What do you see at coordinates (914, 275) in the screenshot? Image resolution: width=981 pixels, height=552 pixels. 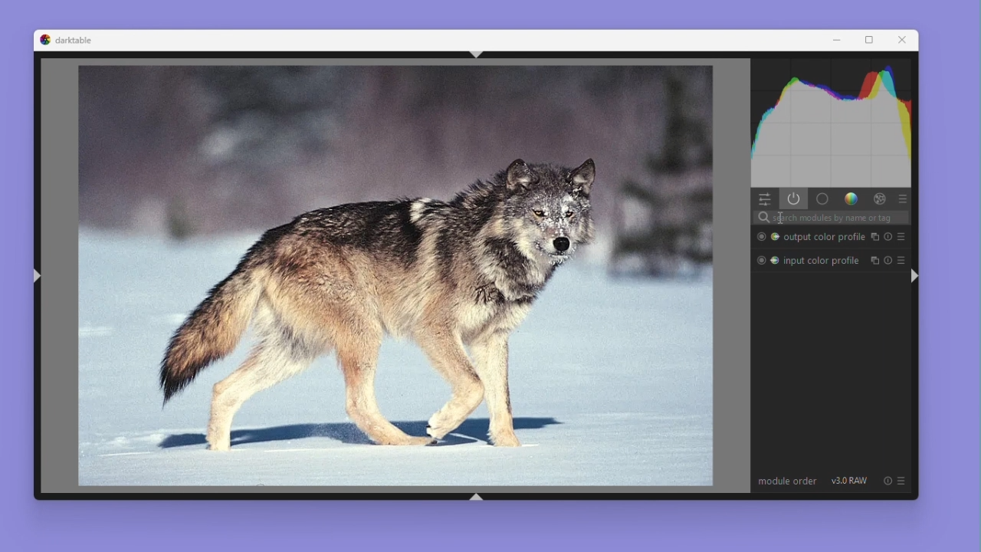 I see `shift+ctrl+r` at bounding box center [914, 275].